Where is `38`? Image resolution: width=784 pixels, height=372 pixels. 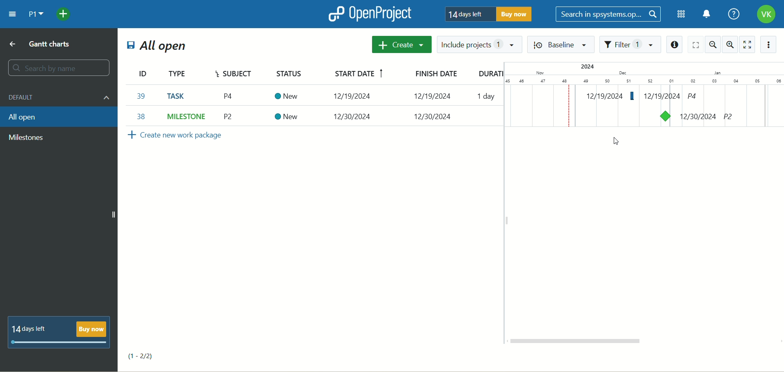
38 is located at coordinates (142, 96).